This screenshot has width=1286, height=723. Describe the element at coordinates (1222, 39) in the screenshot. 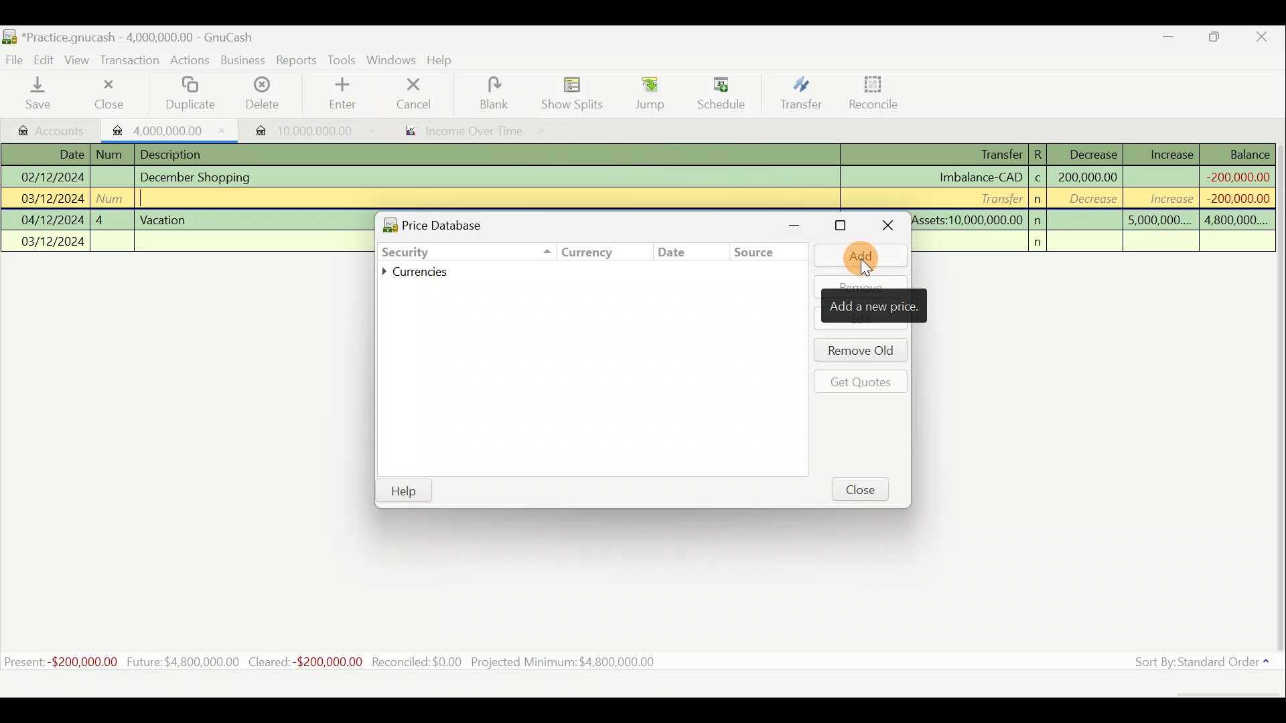

I see `Maximise` at that location.